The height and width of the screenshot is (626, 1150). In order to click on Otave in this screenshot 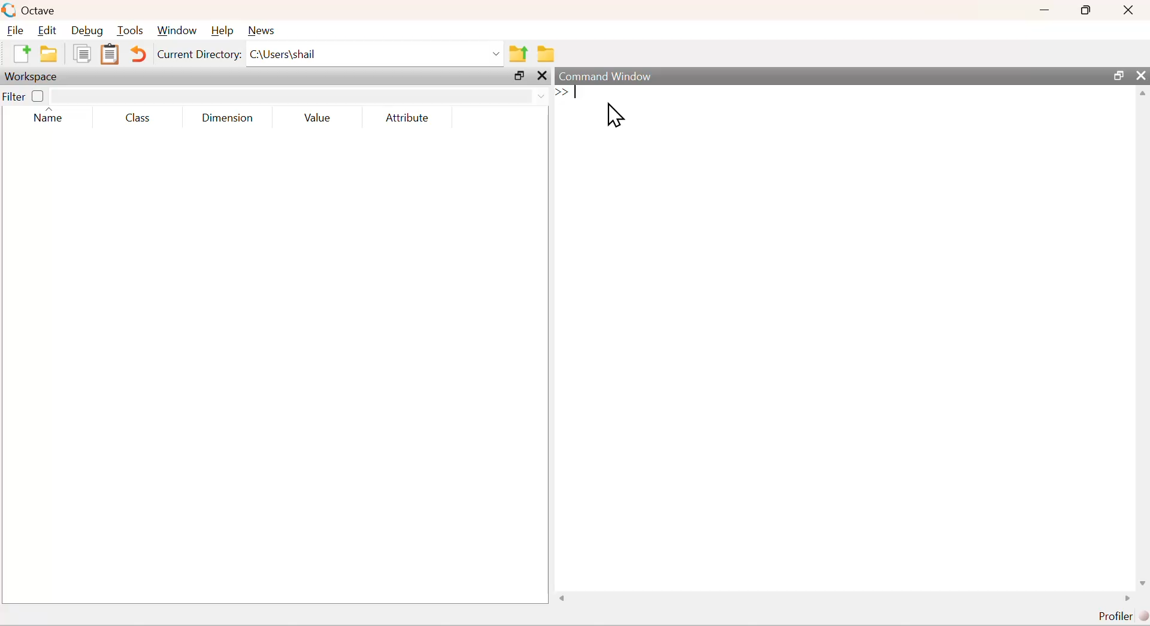, I will do `click(41, 11)`.